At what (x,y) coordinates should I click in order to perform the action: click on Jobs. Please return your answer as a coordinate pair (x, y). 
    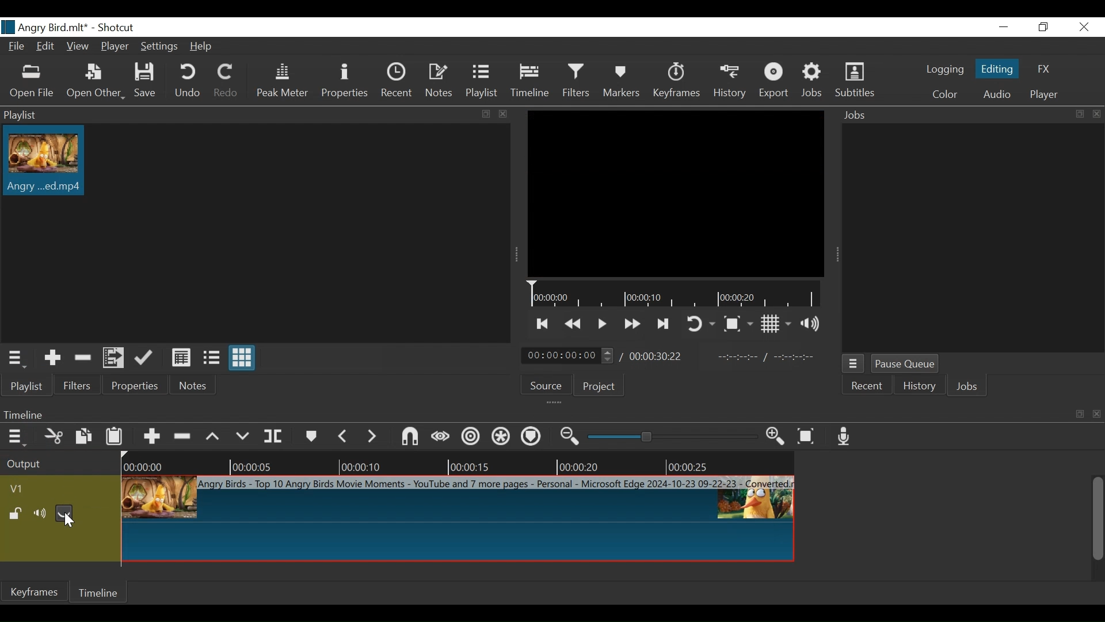
    Looking at the image, I should click on (814, 81).